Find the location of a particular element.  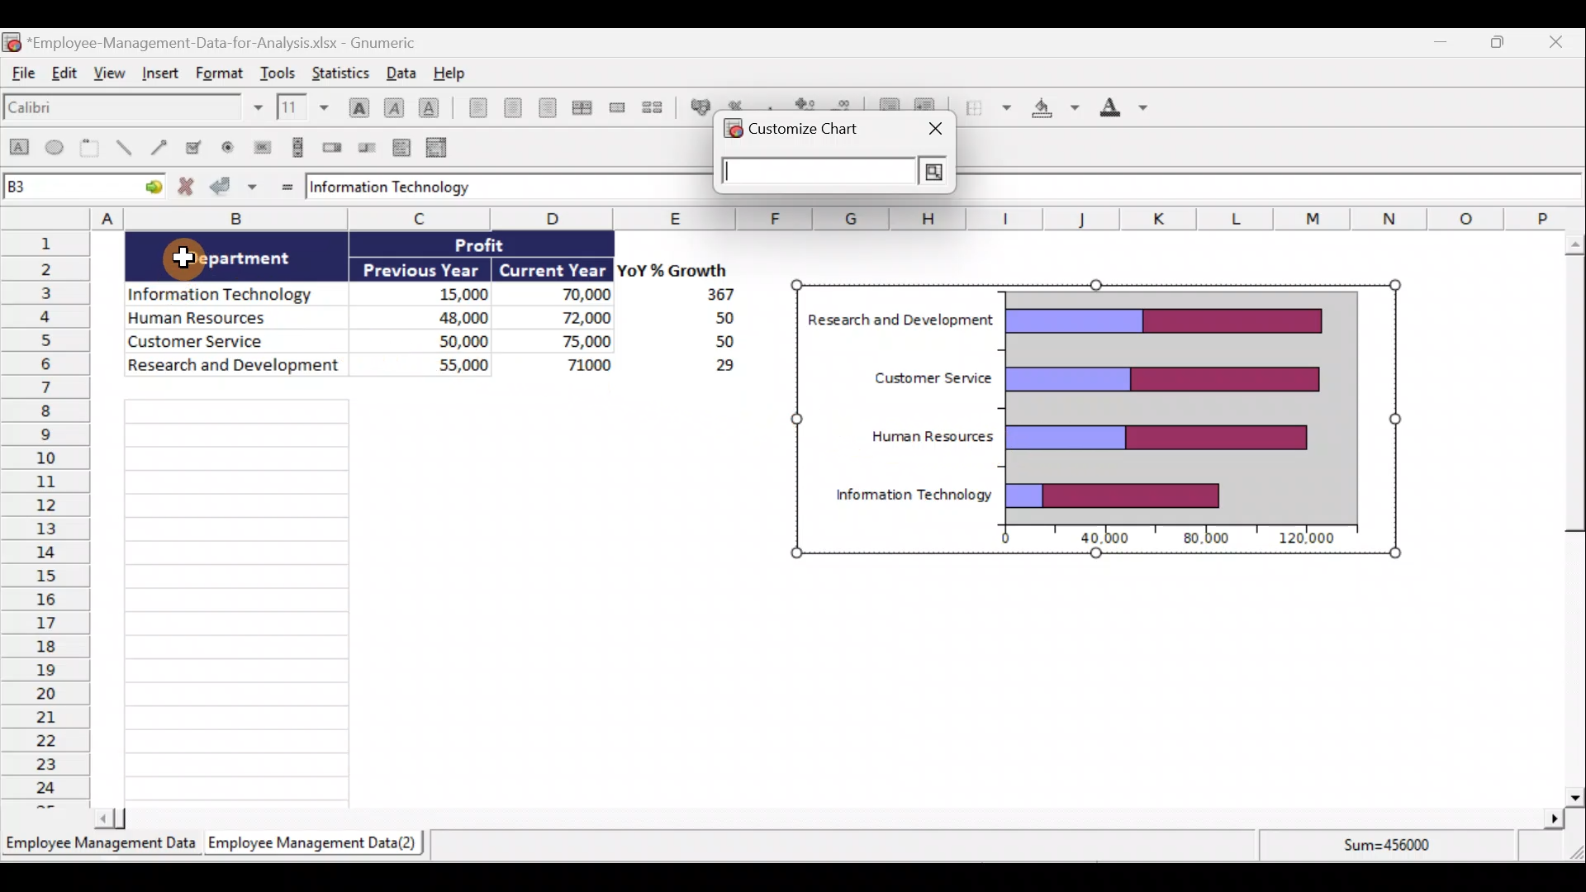

Edit is located at coordinates (68, 77).